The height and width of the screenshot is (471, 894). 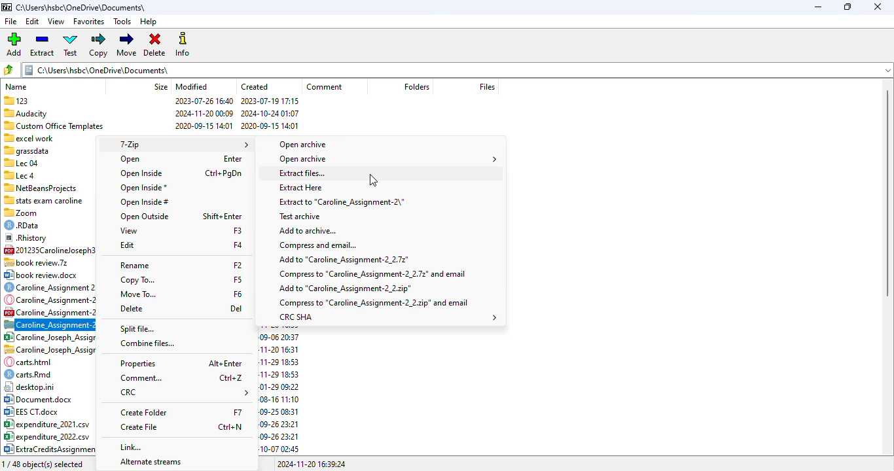 What do you see at coordinates (48, 350) in the screenshot?
I see ` Caroline_Joseph_Assign... 92731 2024-11-20 16:31 2024-11-20 16:31` at bounding box center [48, 350].